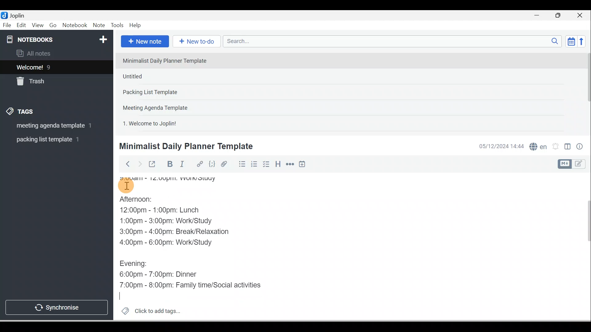 This screenshot has width=591, height=332. I want to click on New note, so click(144, 42).